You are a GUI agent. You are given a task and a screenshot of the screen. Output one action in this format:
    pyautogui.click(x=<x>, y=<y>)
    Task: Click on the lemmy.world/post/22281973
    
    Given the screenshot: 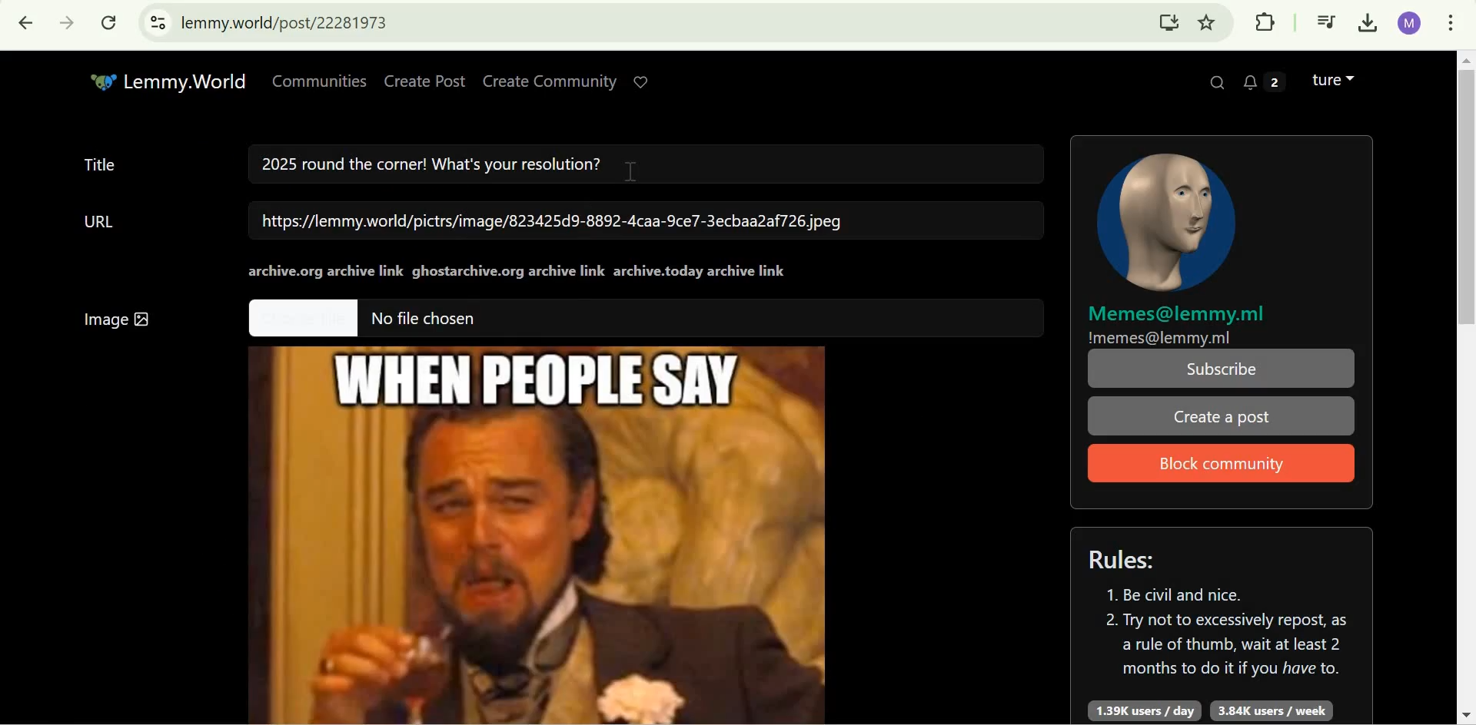 What is the action you would take?
    pyautogui.click(x=288, y=22)
    